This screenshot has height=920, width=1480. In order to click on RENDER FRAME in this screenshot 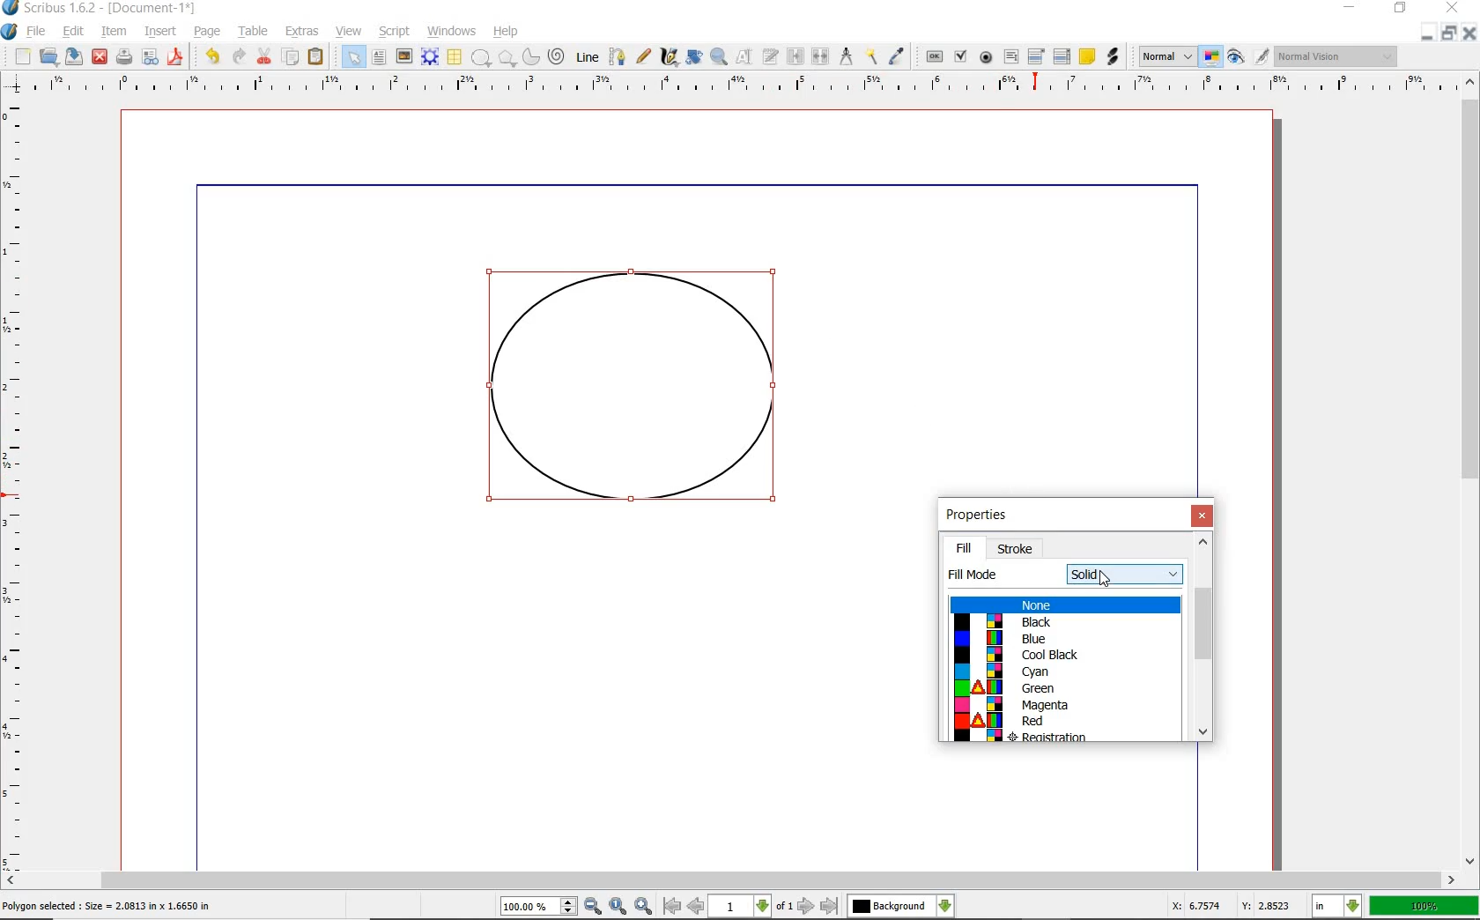, I will do `click(428, 56)`.